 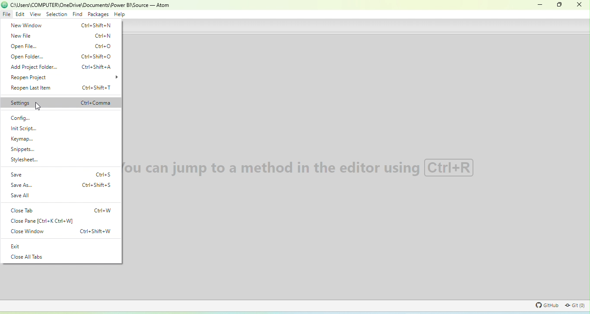 What do you see at coordinates (4, 5) in the screenshot?
I see `app icon` at bounding box center [4, 5].